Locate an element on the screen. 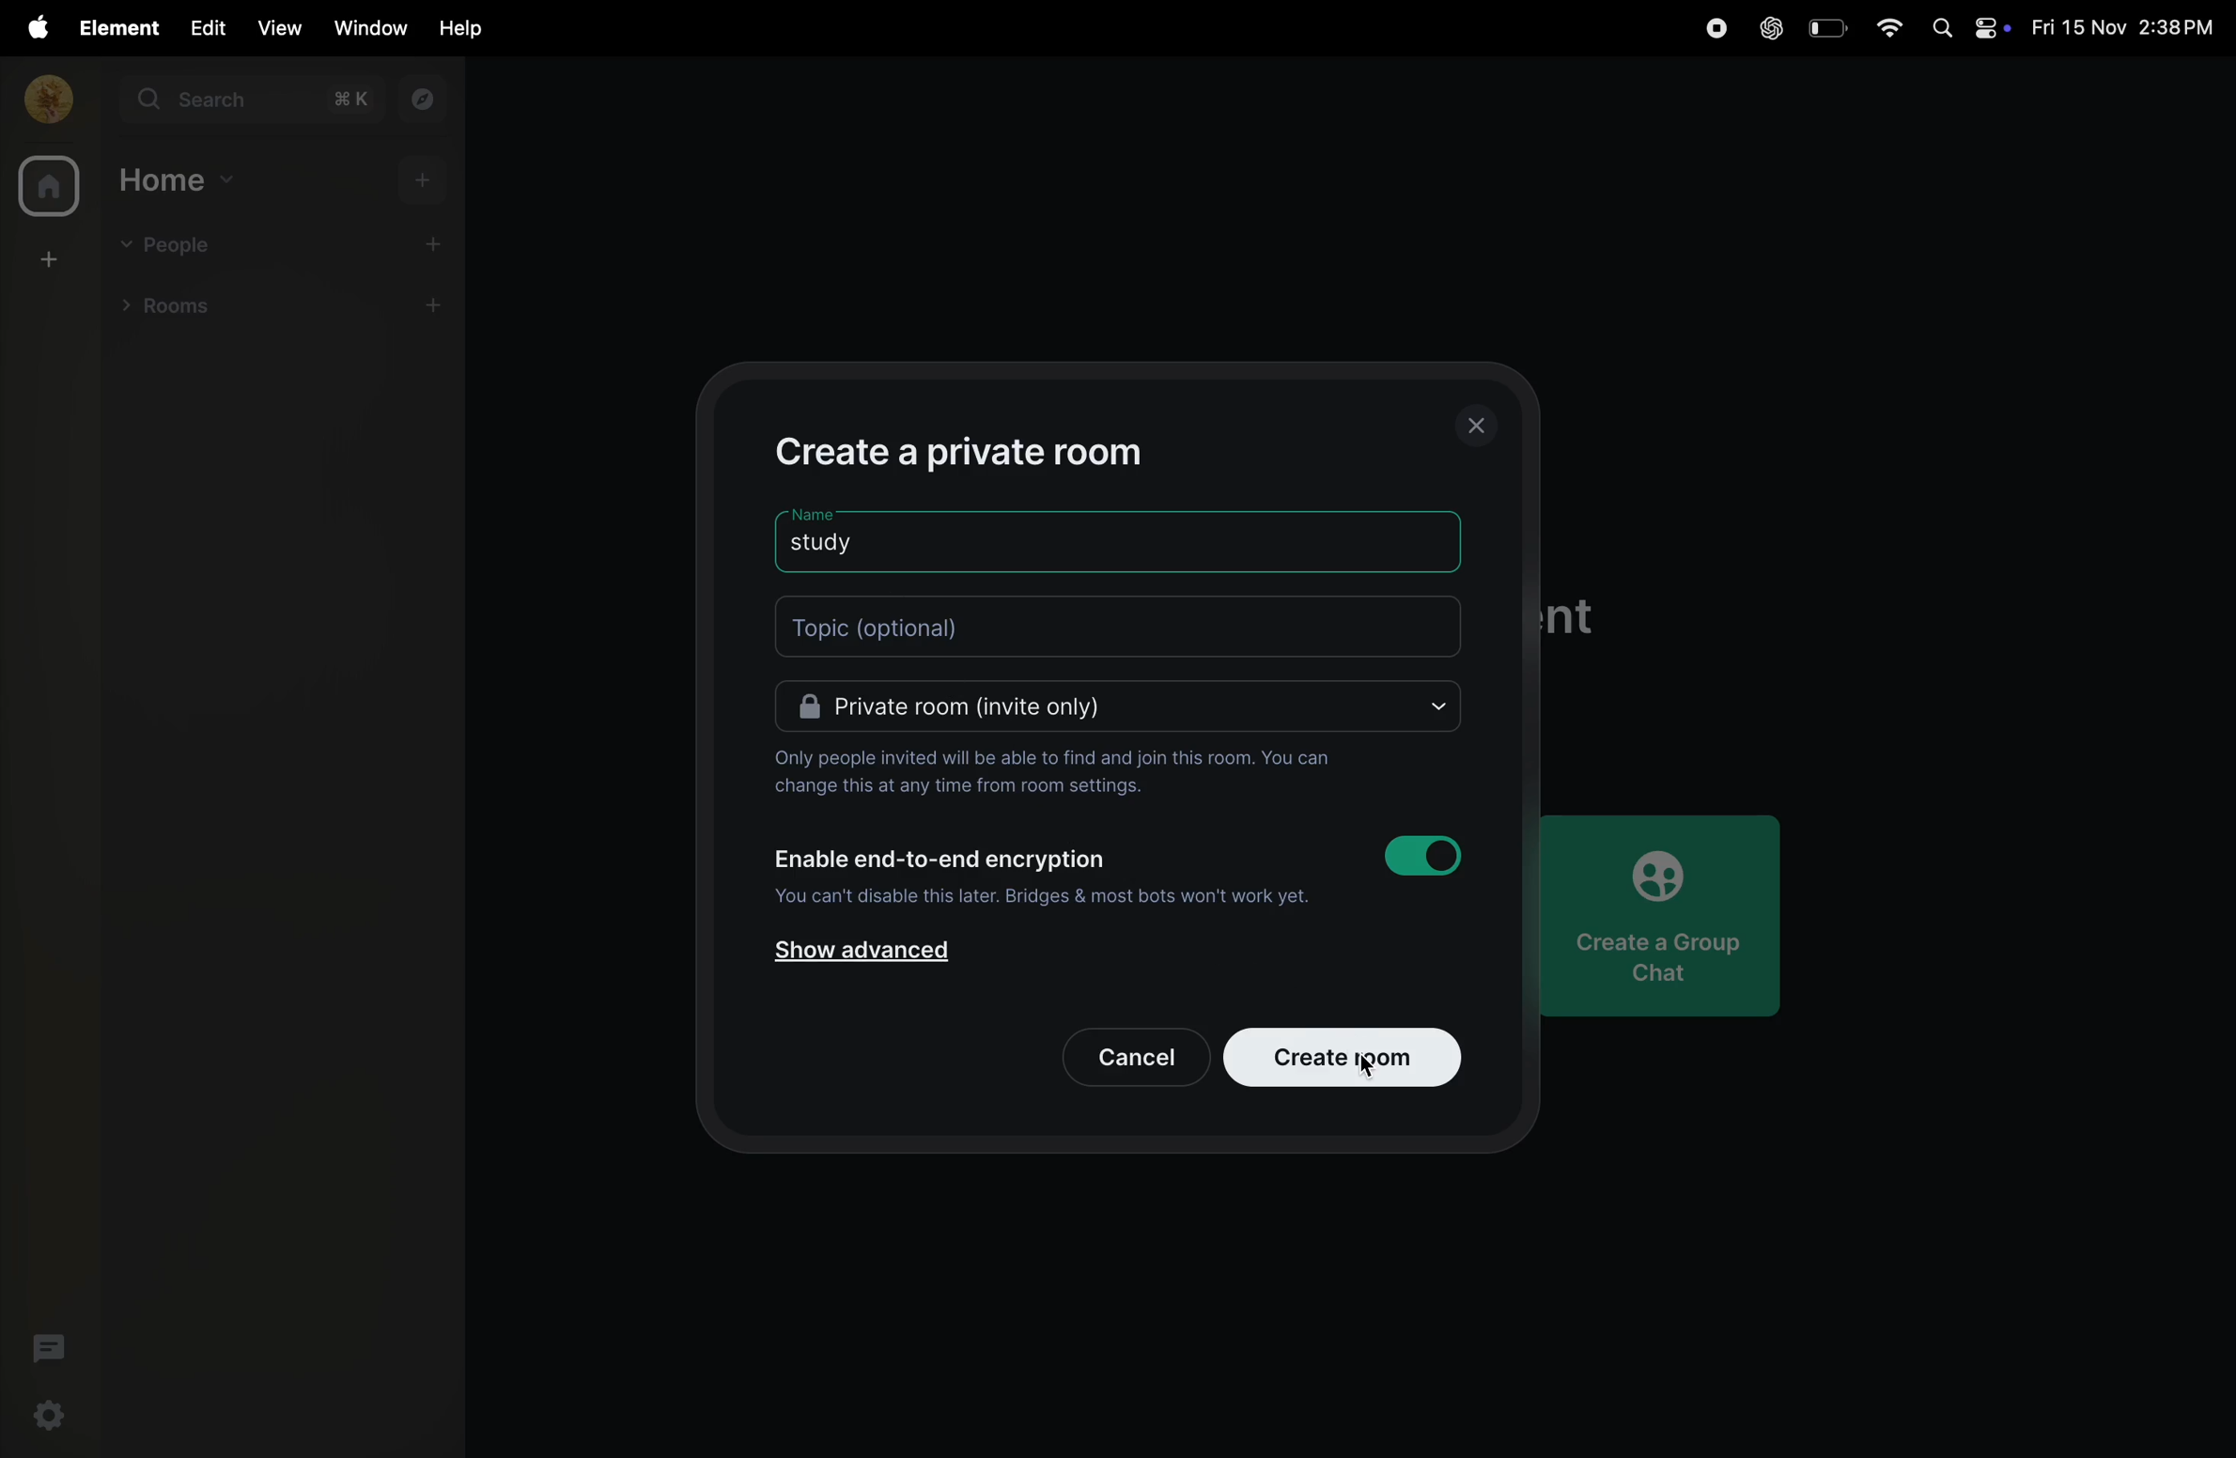 The height and width of the screenshot is (1458, 2236). room name is located at coordinates (1099, 543).